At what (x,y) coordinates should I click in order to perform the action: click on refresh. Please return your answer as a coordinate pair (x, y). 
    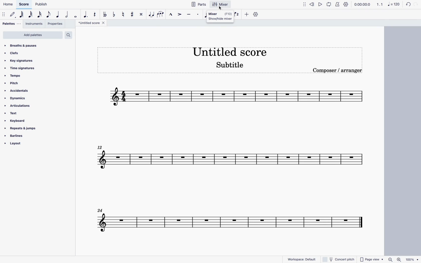
    Looking at the image, I should click on (407, 5).